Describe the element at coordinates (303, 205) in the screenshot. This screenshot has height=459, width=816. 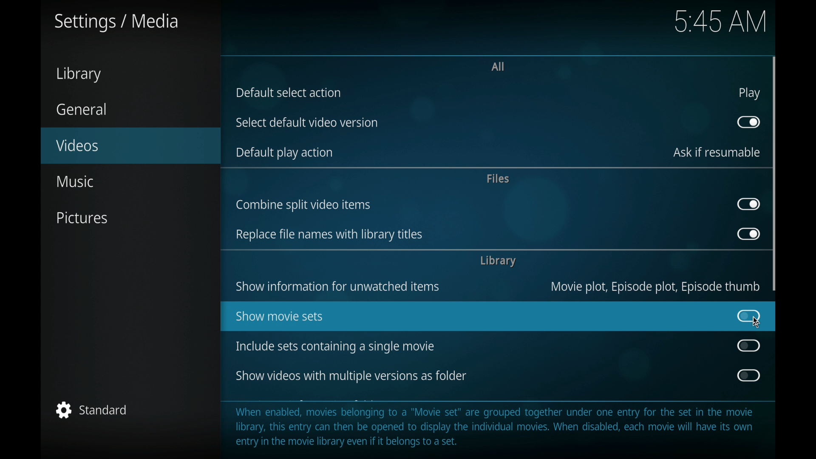
I see `combine split` at that location.